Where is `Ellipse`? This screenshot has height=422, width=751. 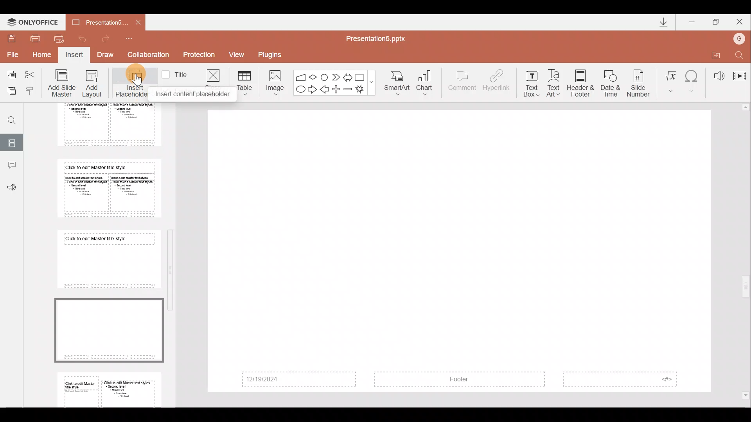
Ellipse is located at coordinates (300, 90).